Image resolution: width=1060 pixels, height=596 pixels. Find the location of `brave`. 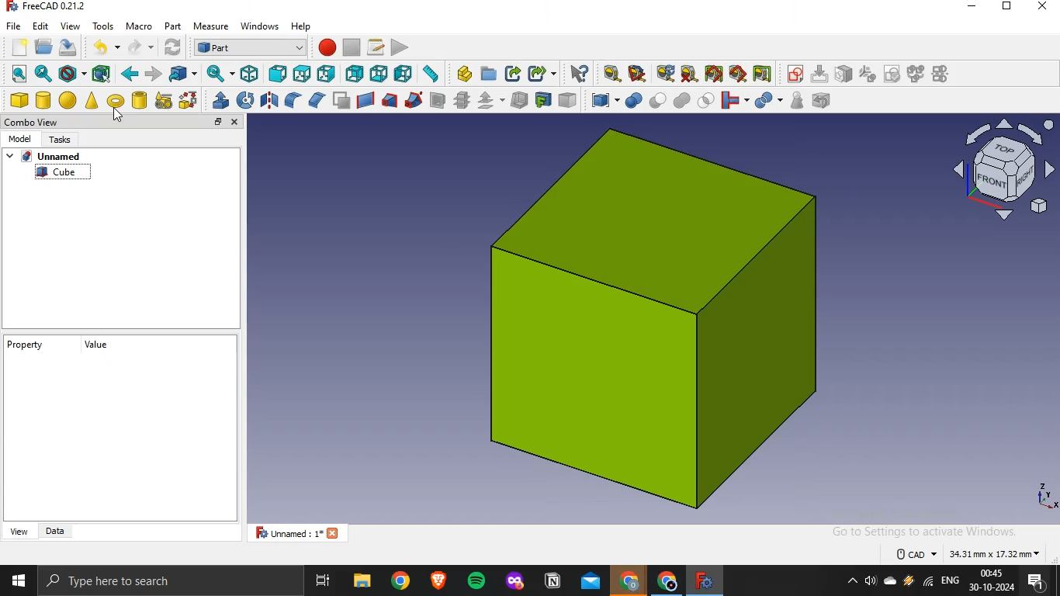

brave is located at coordinates (438, 580).